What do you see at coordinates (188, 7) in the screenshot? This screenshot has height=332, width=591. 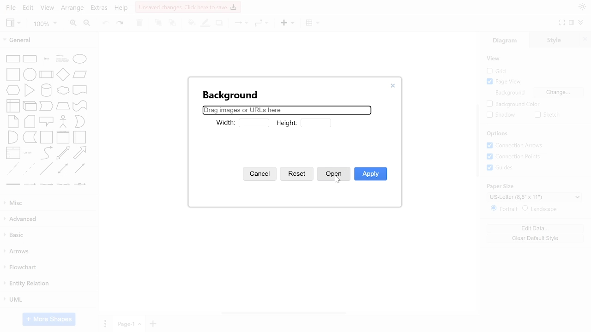 I see `unsaved changes. Click here to save` at bounding box center [188, 7].